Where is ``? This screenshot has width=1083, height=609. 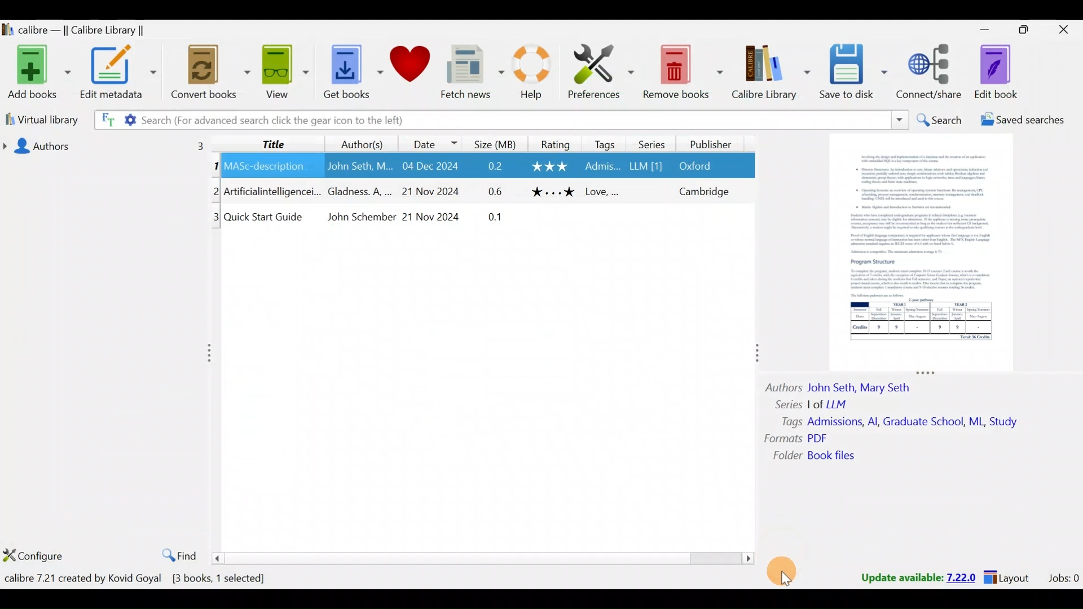  is located at coordinates (437, 217).